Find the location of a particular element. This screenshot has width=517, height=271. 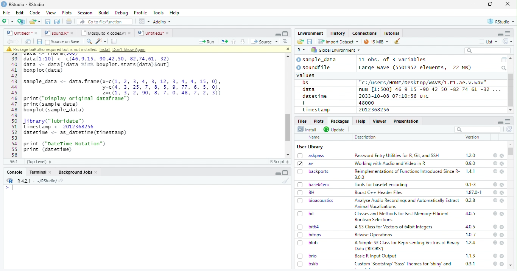

data is located at coordinates (310, 89).